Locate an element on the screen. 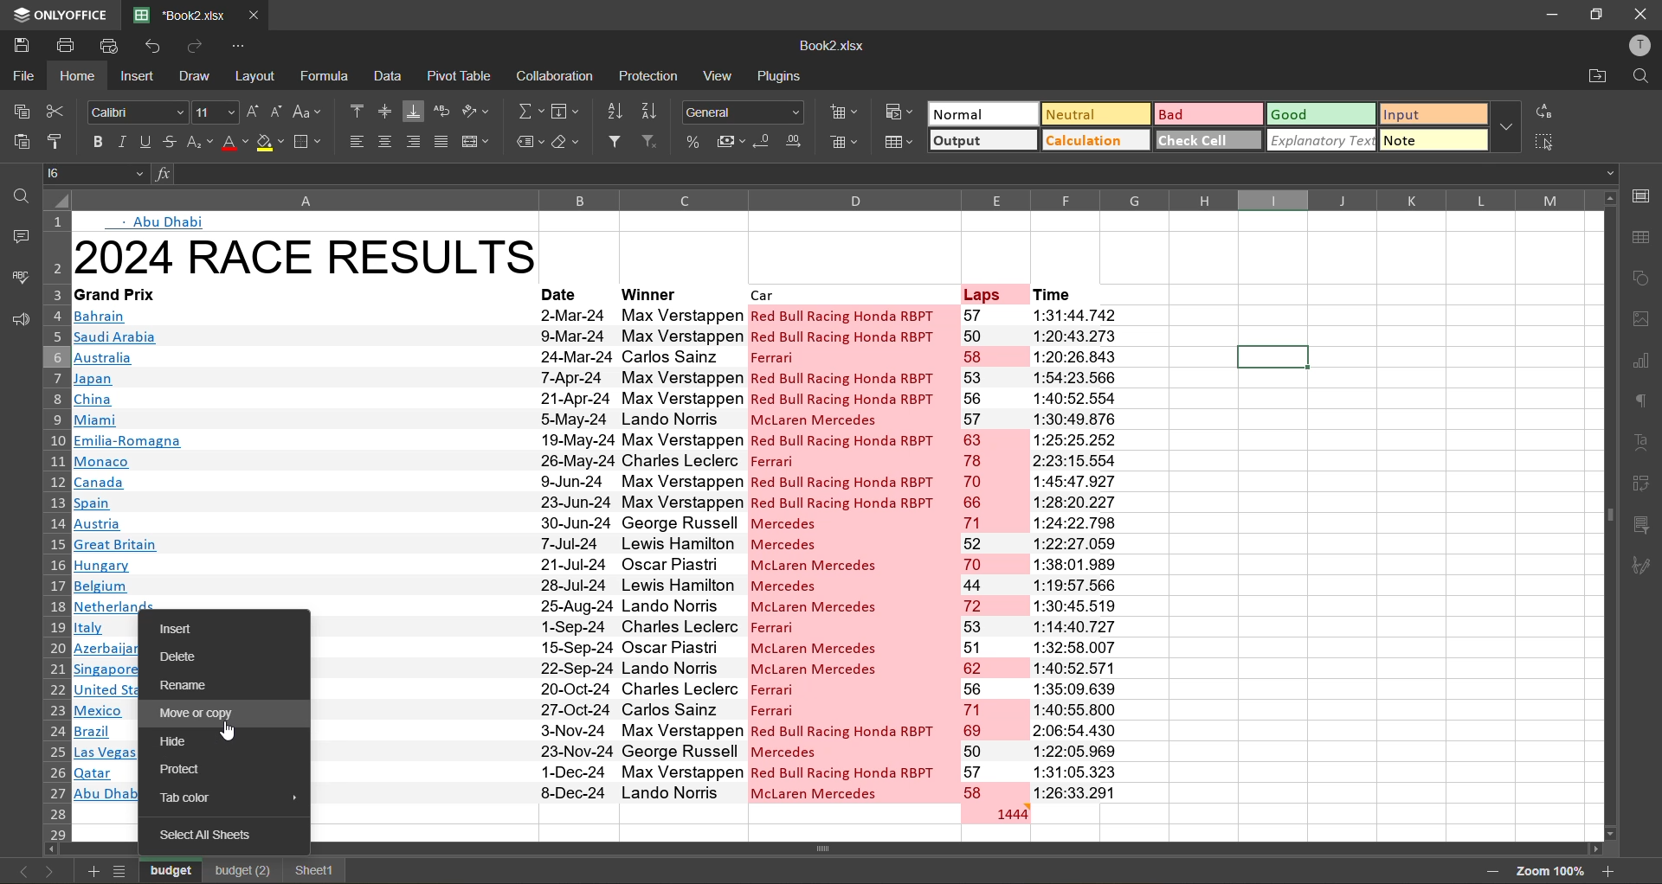 The width and height of the screenshot is (1662, 884). copy is located at coordinates (23, 112).